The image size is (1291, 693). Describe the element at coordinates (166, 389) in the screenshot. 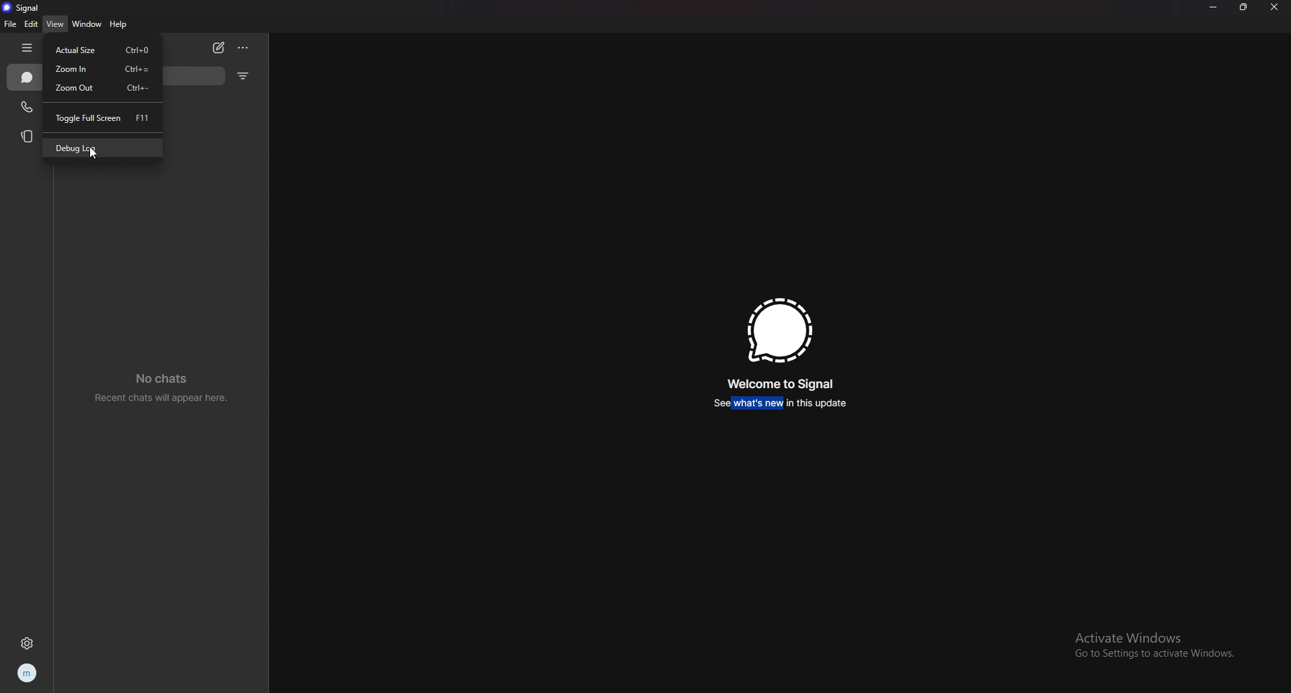

I see `no chats recent chats will appear here` at that location.